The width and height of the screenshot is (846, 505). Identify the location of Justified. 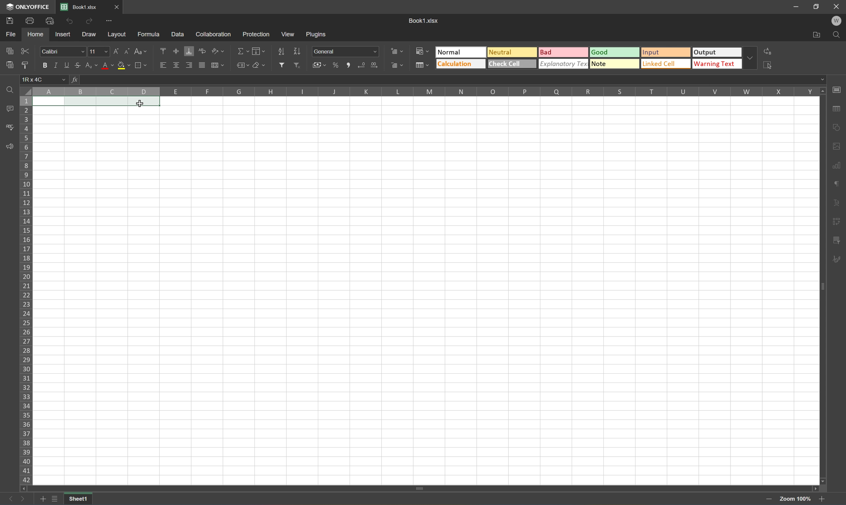
(202, 66).